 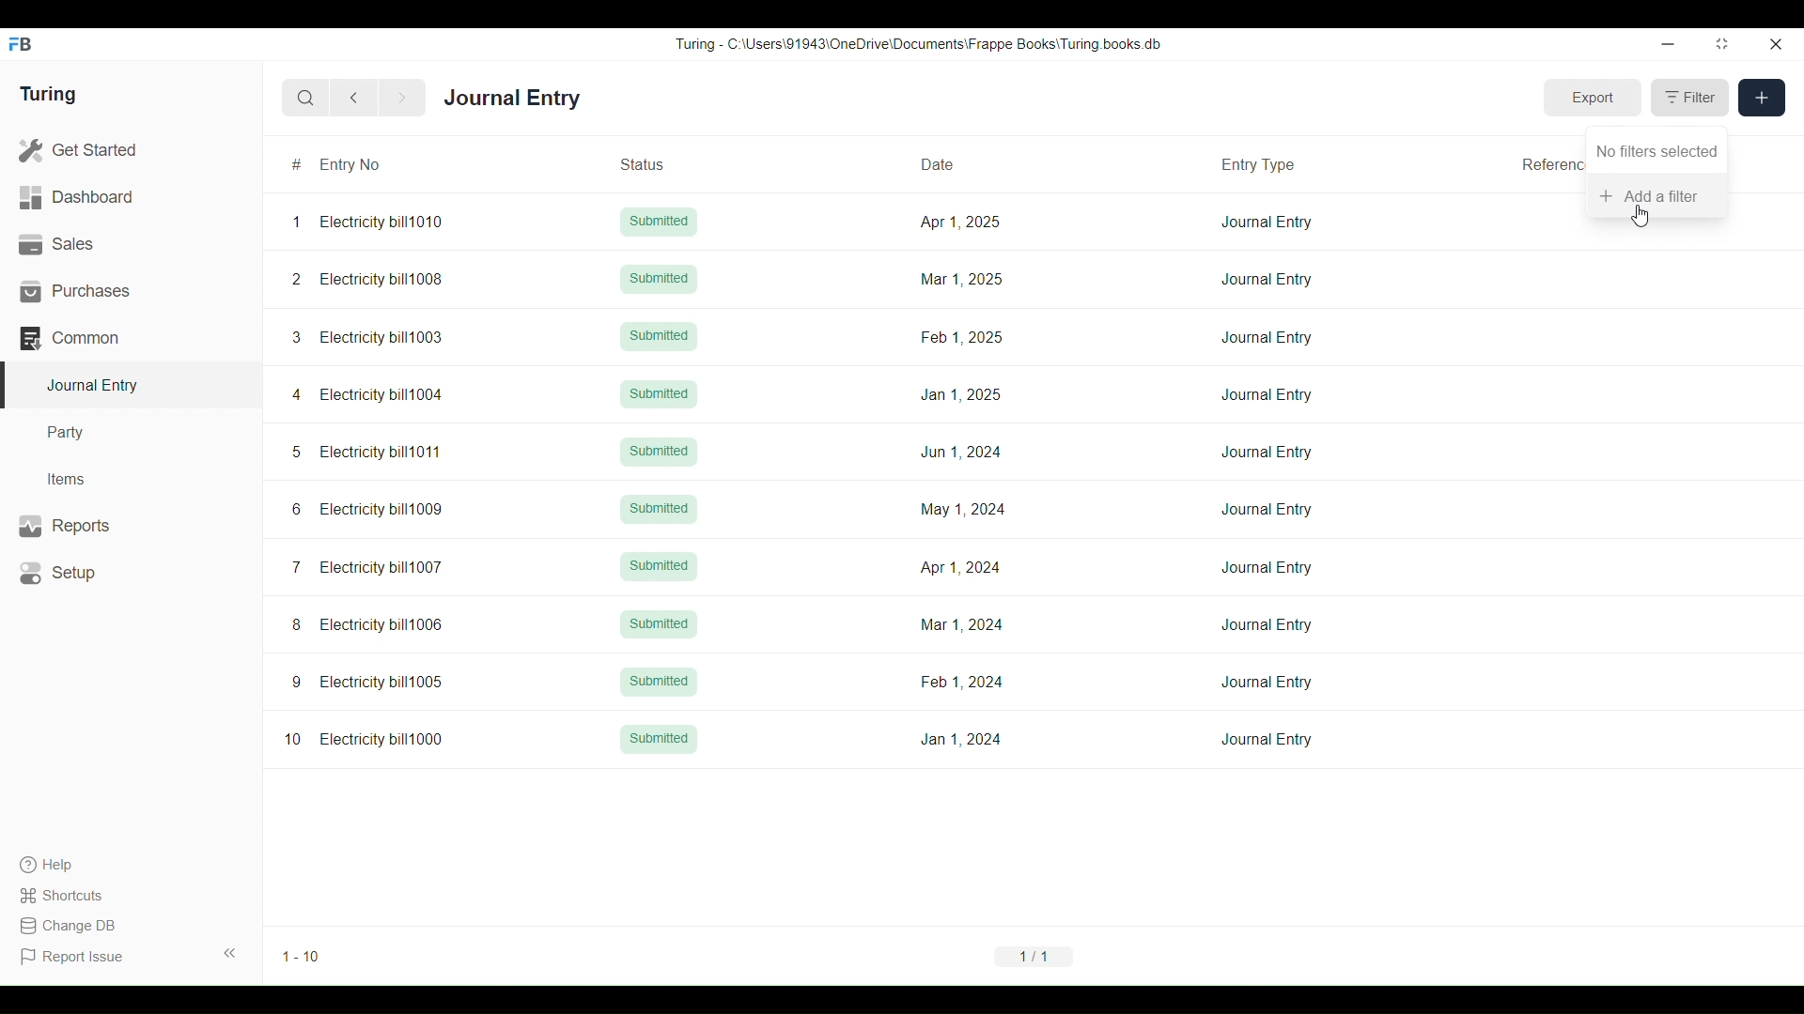 I want to click on Close, so click(x=1776, y=44).